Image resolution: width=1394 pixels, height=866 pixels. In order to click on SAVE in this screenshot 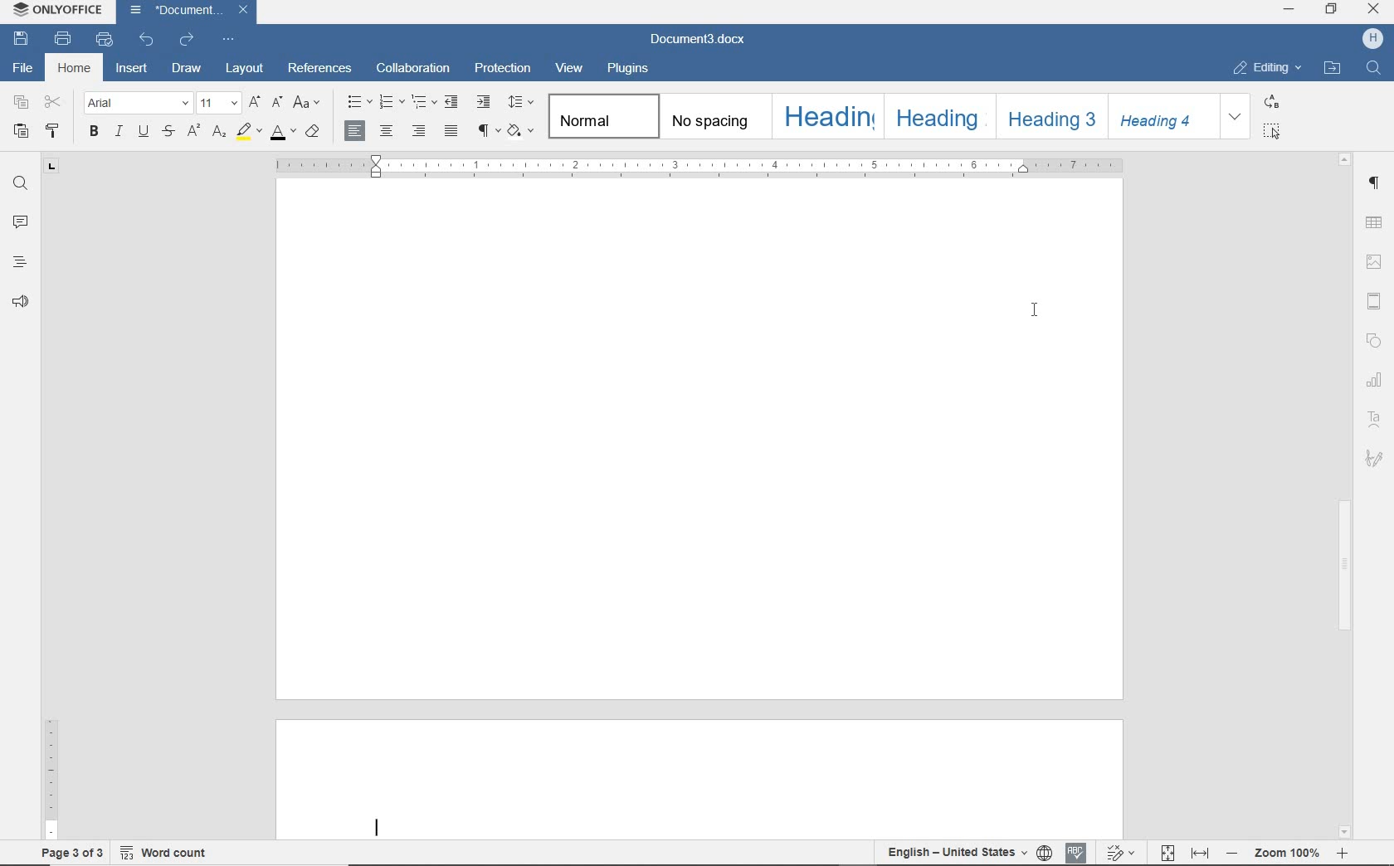, I will do `click(23, 38)`.